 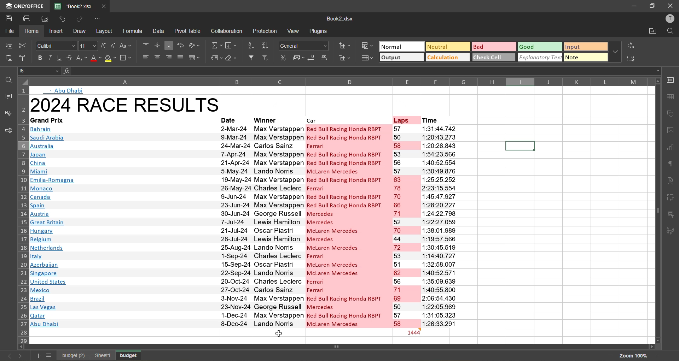 What do you see at coordinates (326, 58) in the screenshot?
I see `increase decimal` at bounding box center [326, 58].